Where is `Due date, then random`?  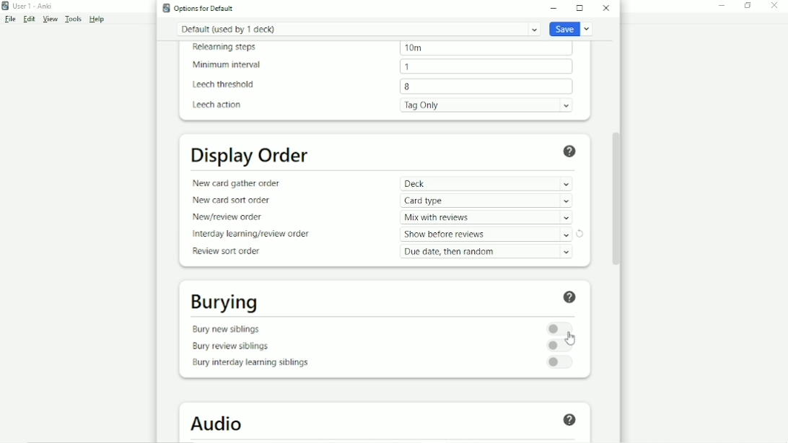 Due date, then random is located at coordinates (489, 252).